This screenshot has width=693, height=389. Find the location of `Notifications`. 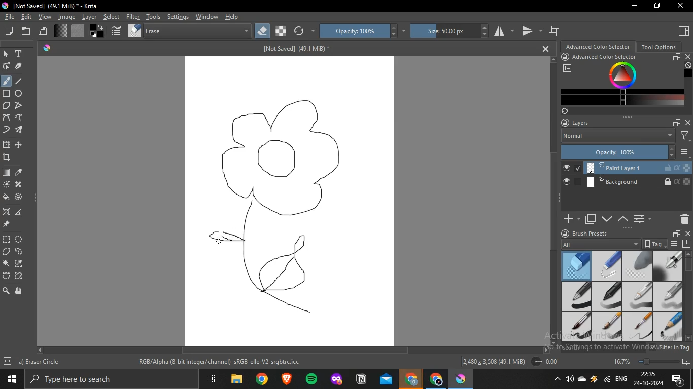

Notifications is located at coordinates (678, 378).